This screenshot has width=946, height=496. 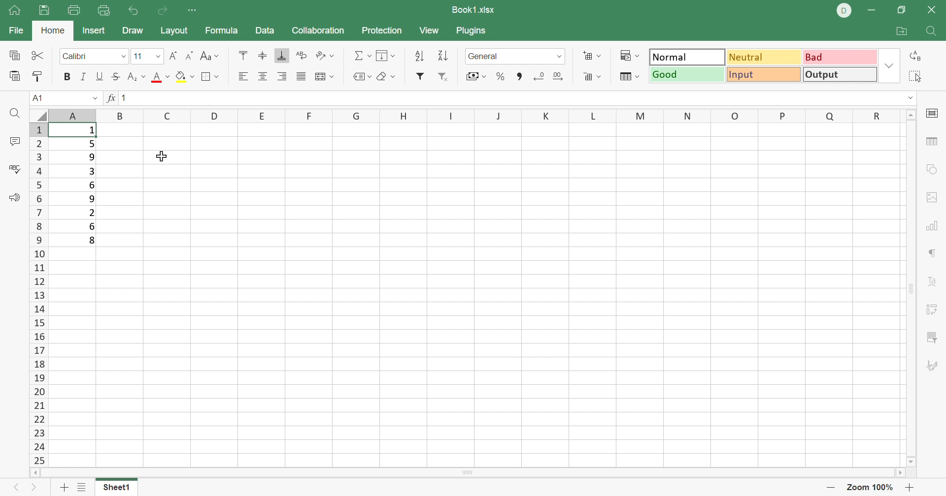 I want to click on Filter, so click(x=419, y=78).